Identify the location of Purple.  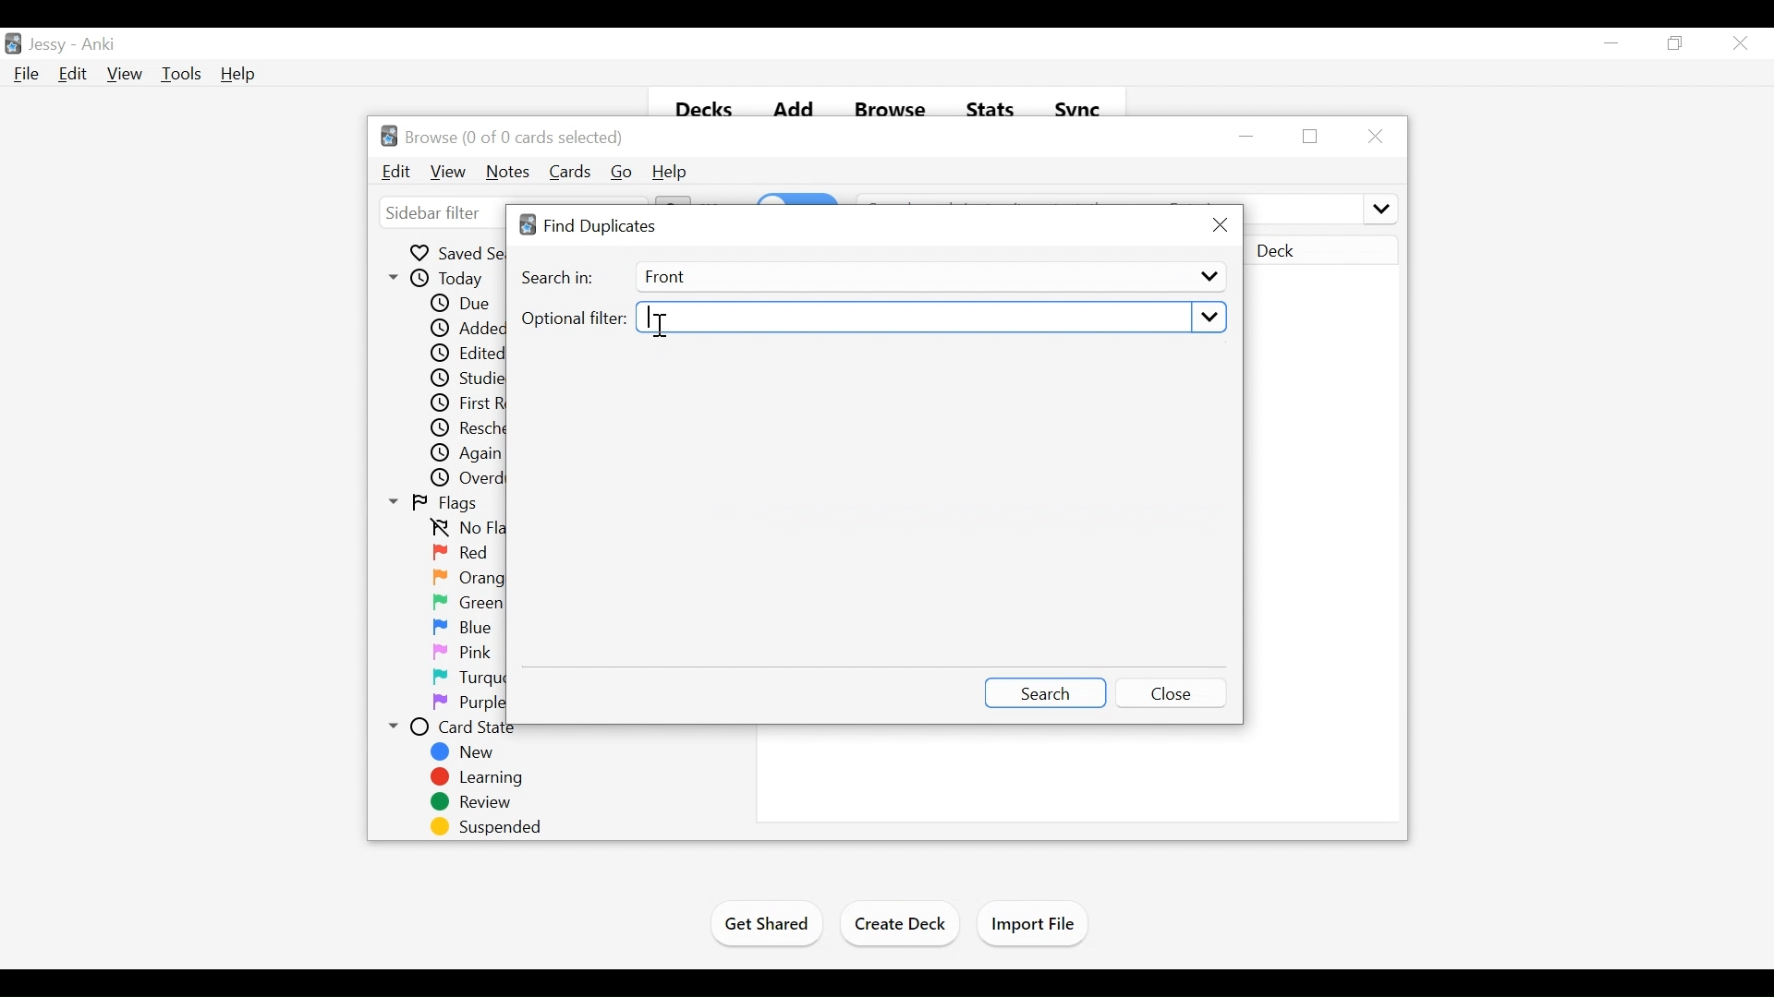
(469, 703).